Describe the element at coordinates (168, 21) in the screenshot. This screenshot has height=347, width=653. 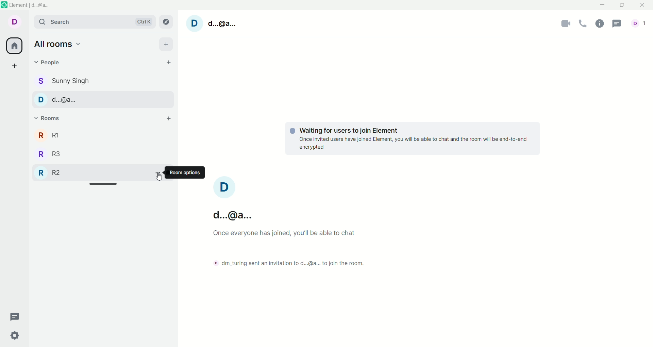
I see `explore rooms` at that location.